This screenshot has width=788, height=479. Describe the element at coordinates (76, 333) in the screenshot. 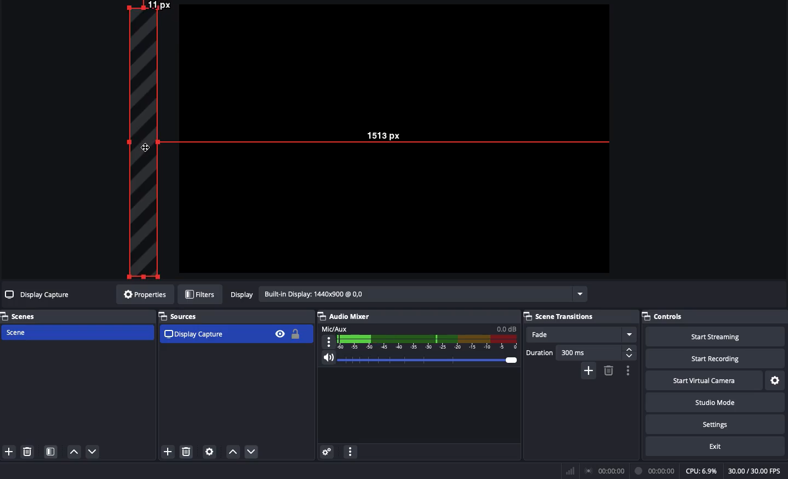

I see `Scene` at that location.